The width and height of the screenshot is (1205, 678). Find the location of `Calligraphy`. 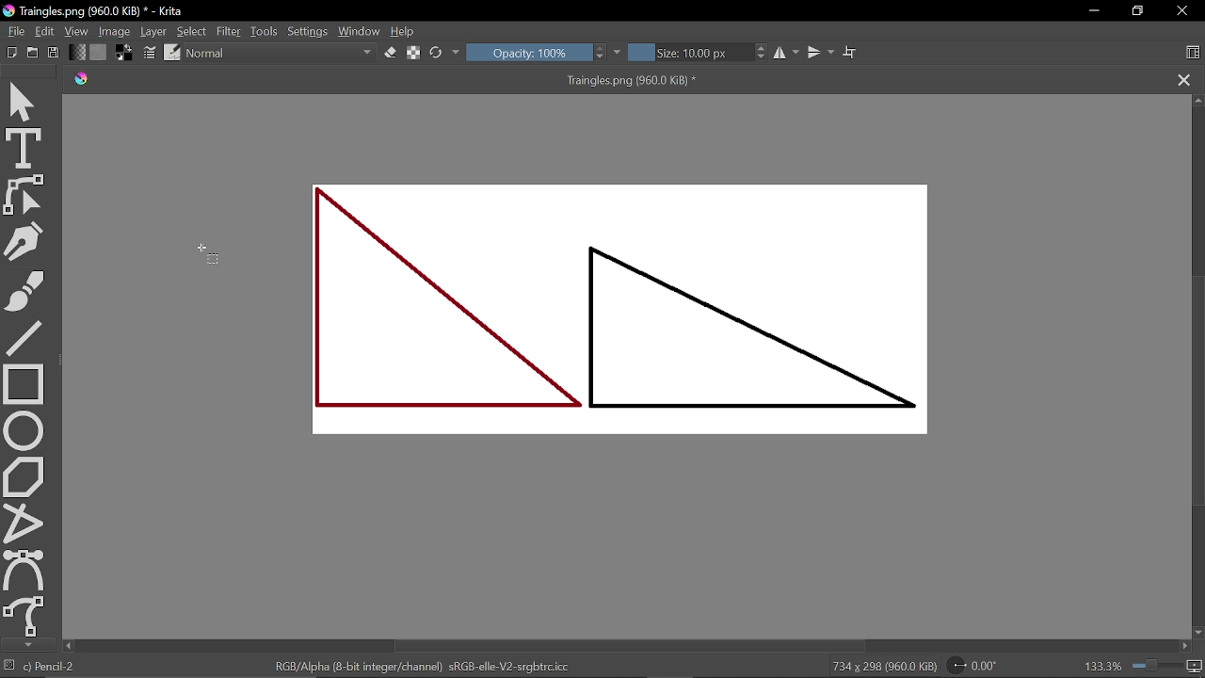

Calligraphy is located at coordinates (25, 241).